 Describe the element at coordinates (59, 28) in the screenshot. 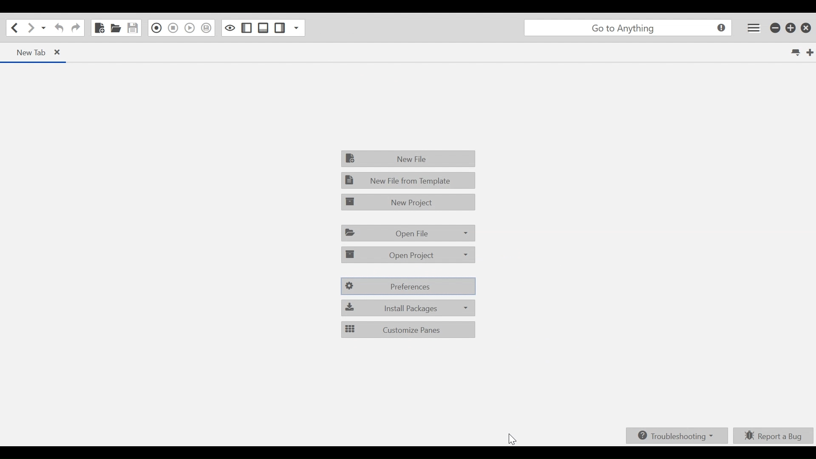

I see `Undo last action` at that location.